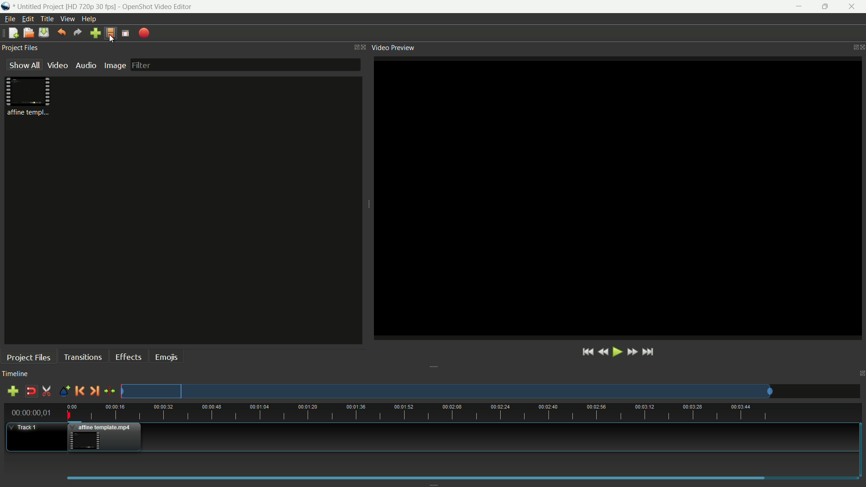 The width and height of the screenshot is (866, 487). Describe the element at coordinates (24, 64) in the screenshot. I see `show all` at that location.